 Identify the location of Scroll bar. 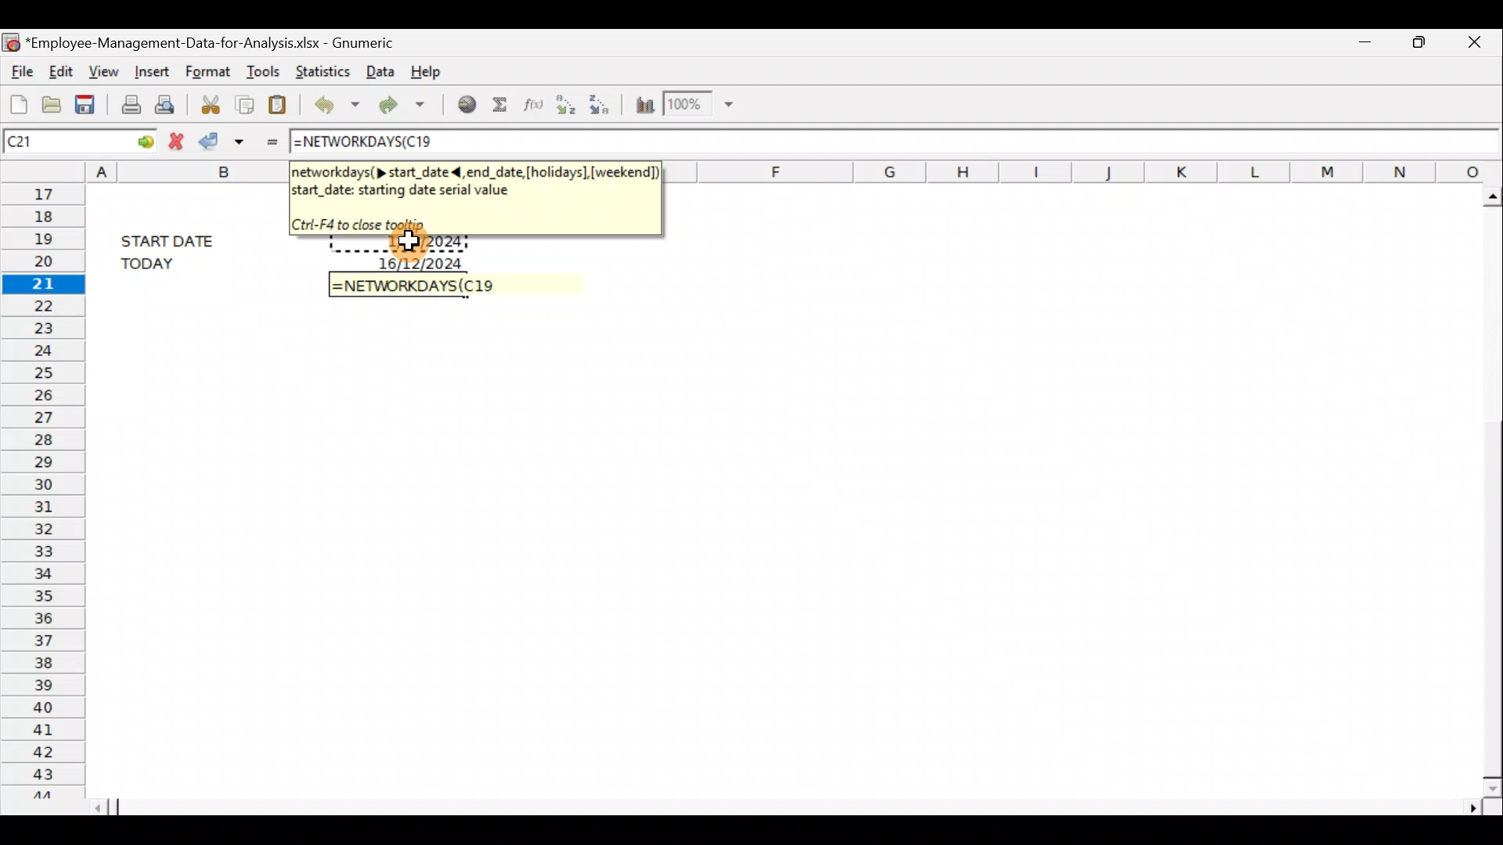
(792, 807).